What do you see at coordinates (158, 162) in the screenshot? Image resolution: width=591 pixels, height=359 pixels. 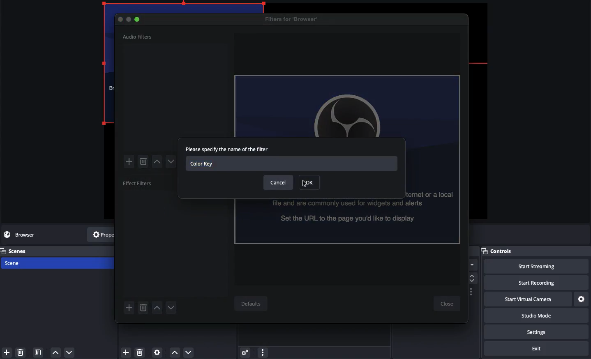 I see `up` at bounding box center [158, 162].